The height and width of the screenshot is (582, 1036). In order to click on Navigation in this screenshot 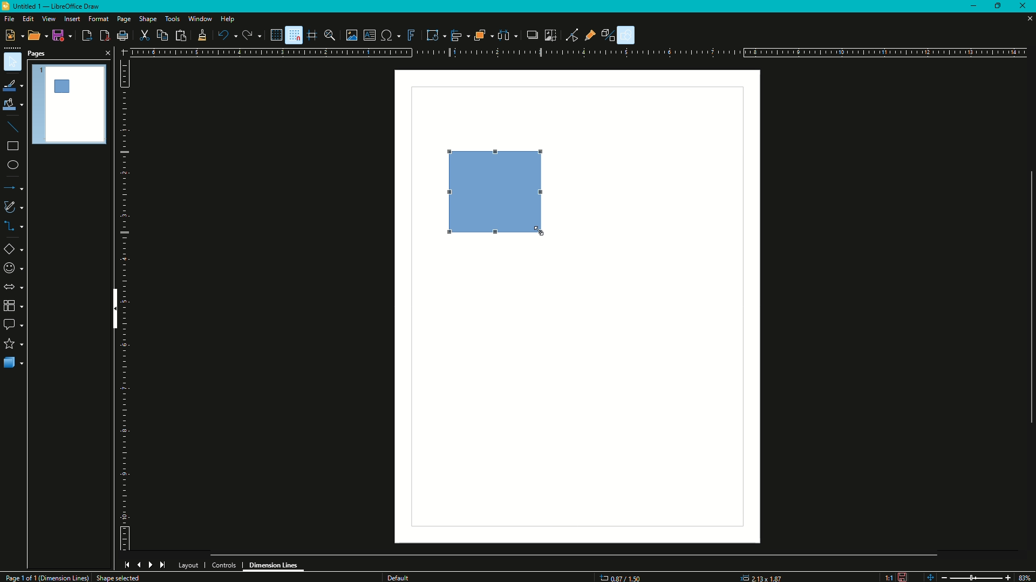, I will do `click(145, 565)`.